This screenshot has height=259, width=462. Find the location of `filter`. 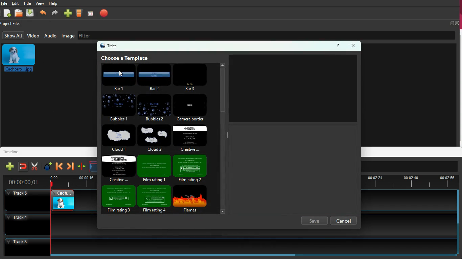

filter is located at coordinates (121, 35).